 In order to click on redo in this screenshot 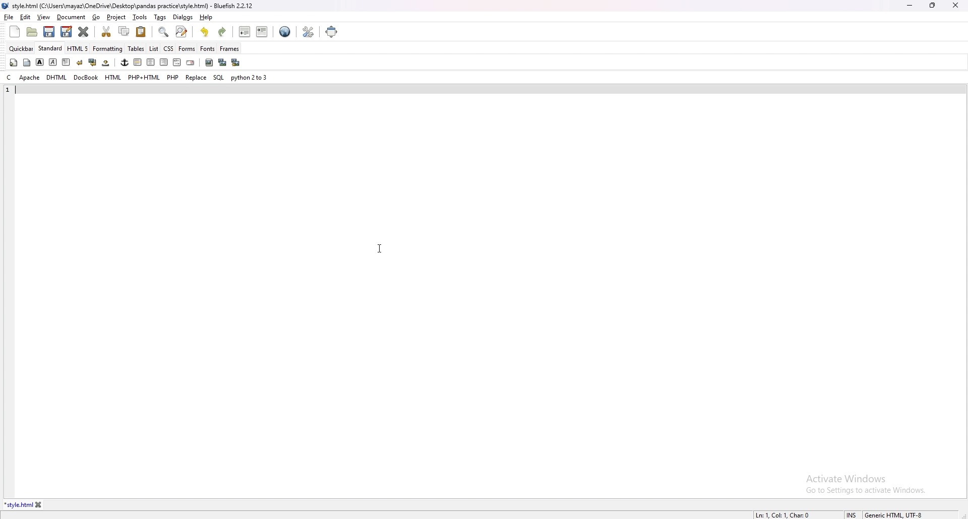, I will do `click(222, 32)`.